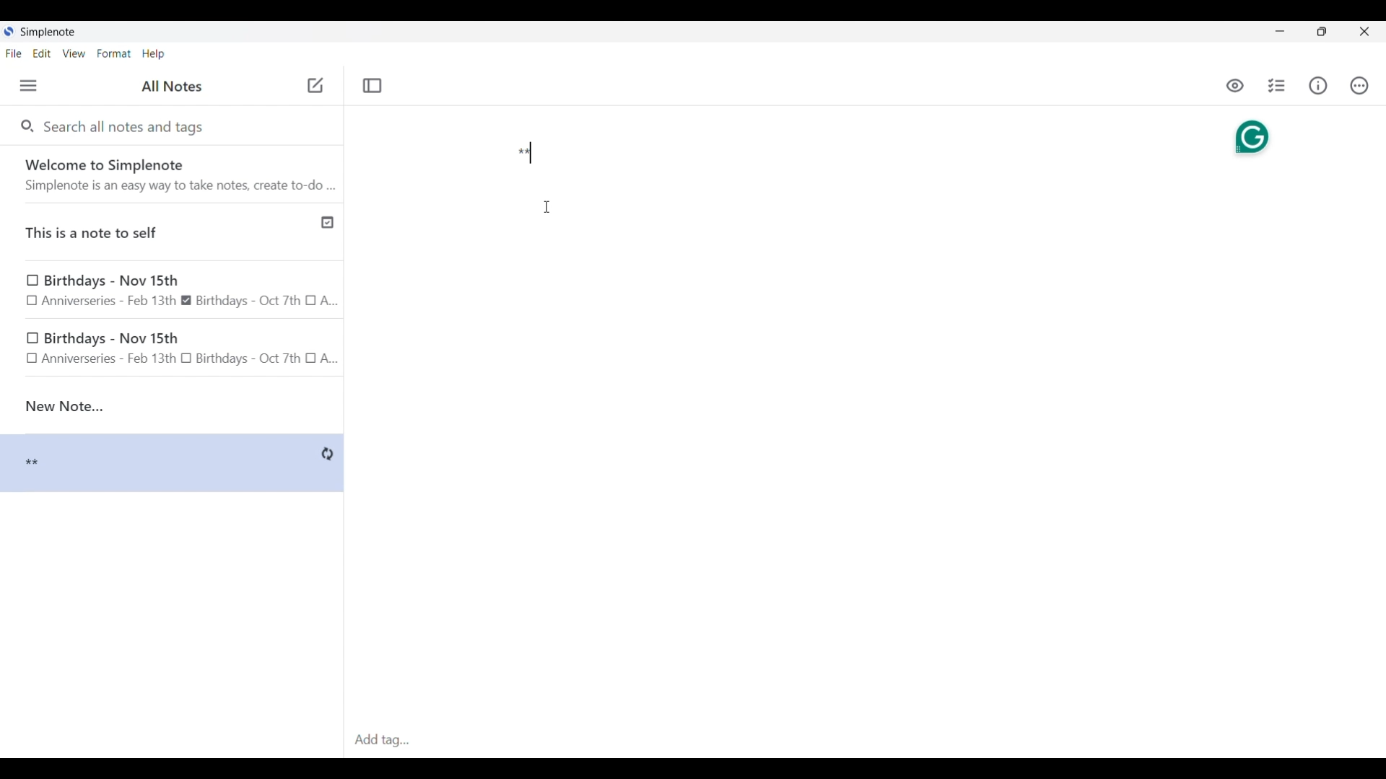 The image size is (1386, 779). What do you see at coordinates (1278, 86) in the screenshot?
I see `Insert checklist` at bounding box center [1278, 86].